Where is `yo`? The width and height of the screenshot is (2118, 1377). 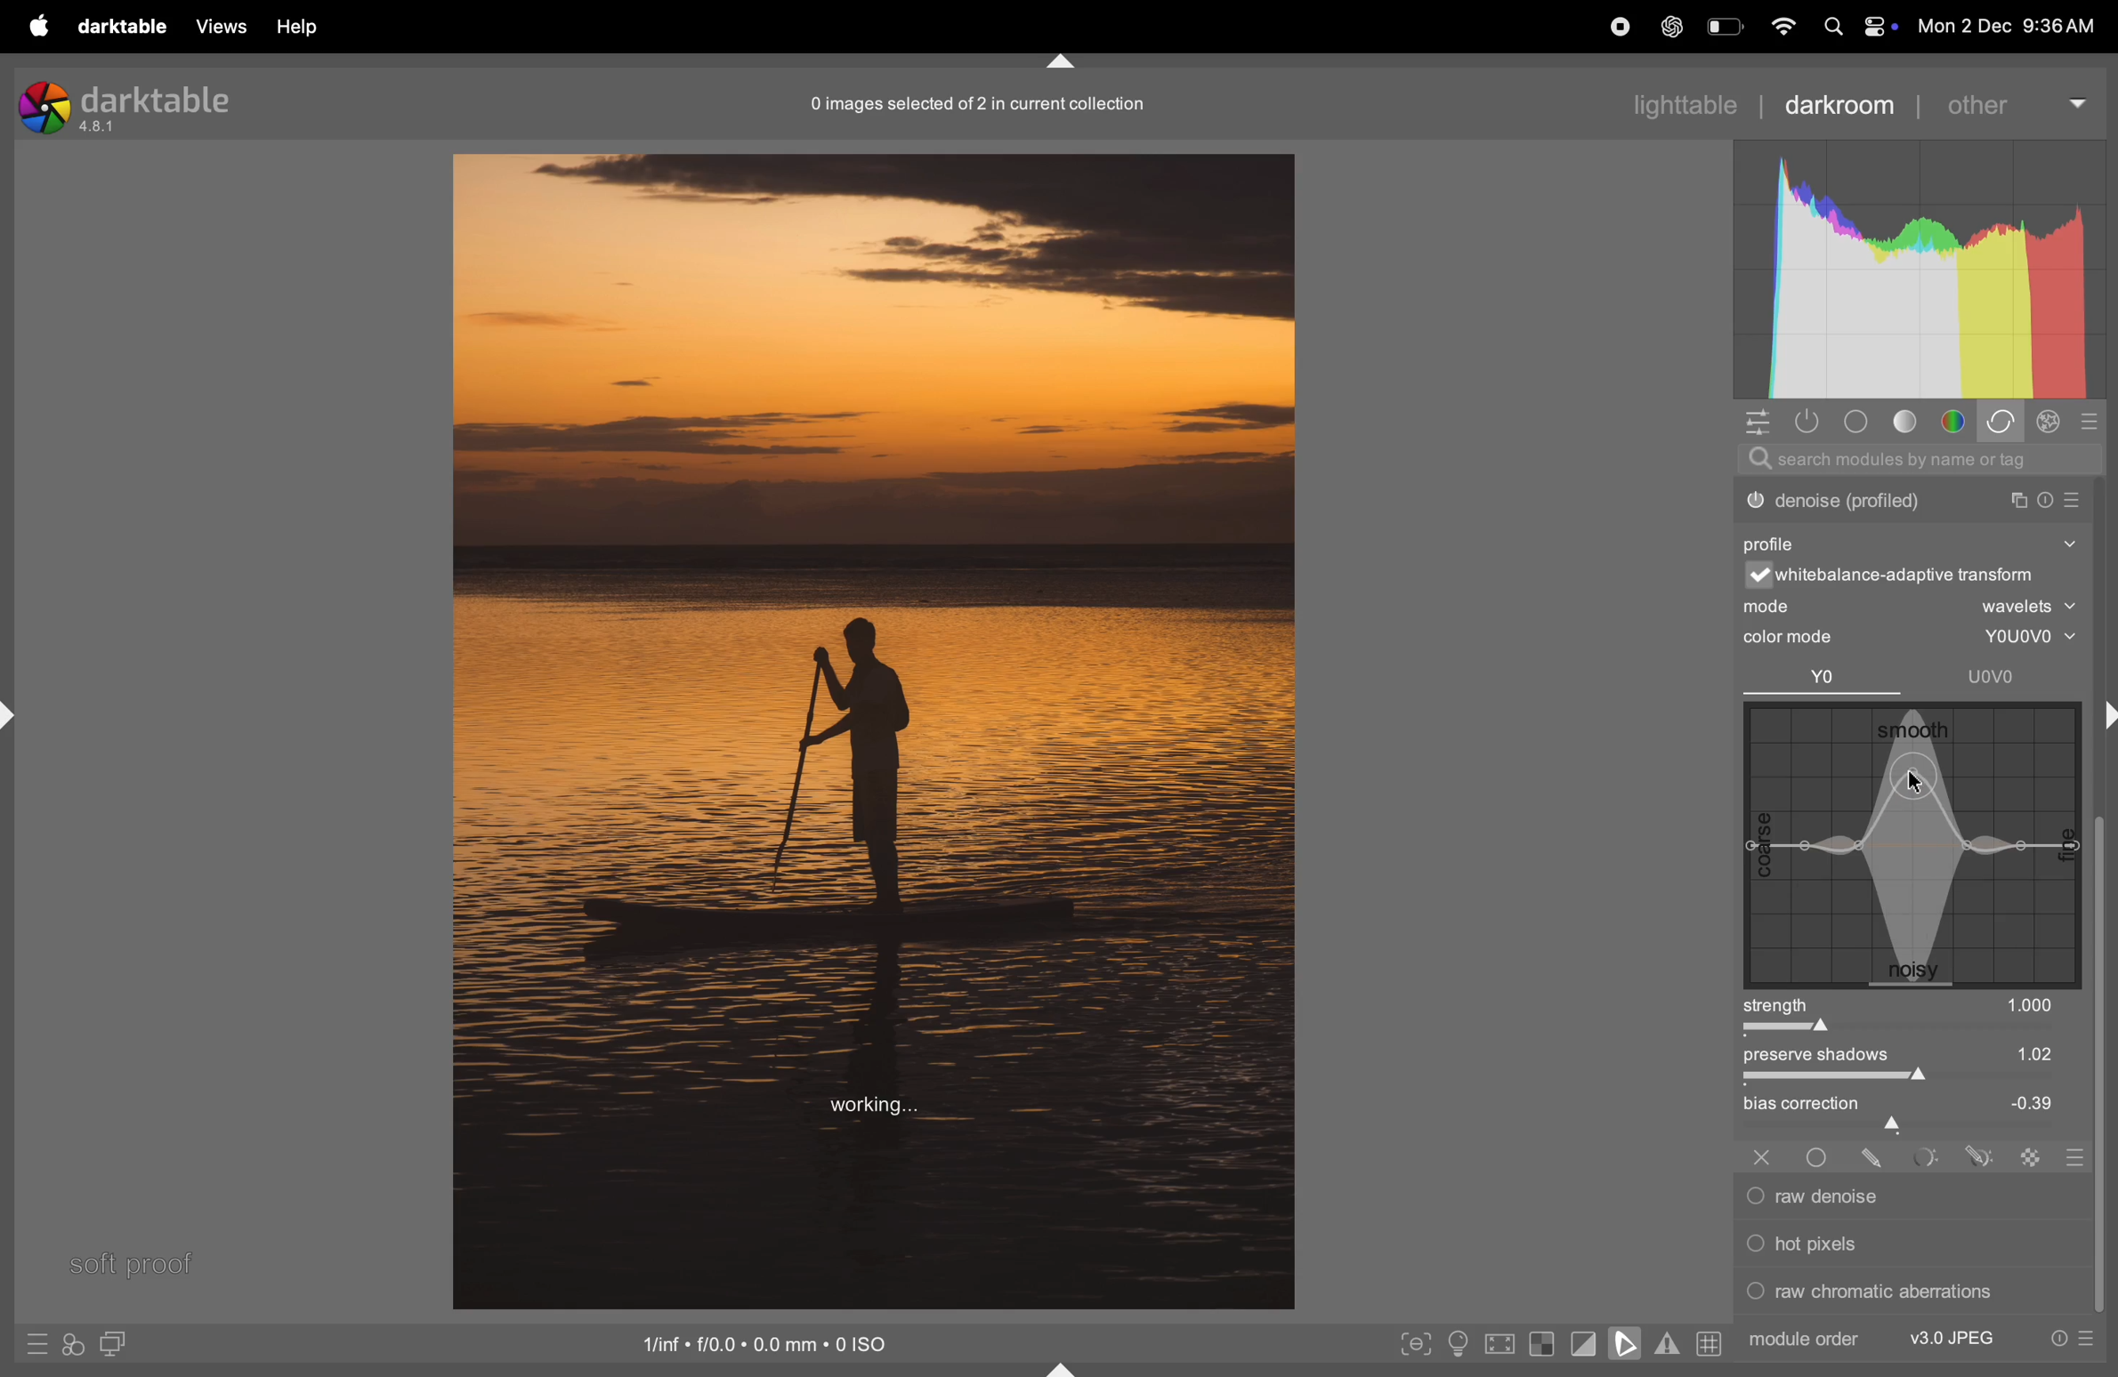
yo is located at coordinates (1824, 679).